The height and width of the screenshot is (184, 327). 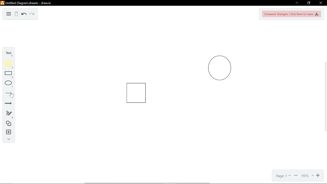 What do you see at coordinates (32, 14) in the screenshot?
I see `Redo` at bounding box center [32, 14].